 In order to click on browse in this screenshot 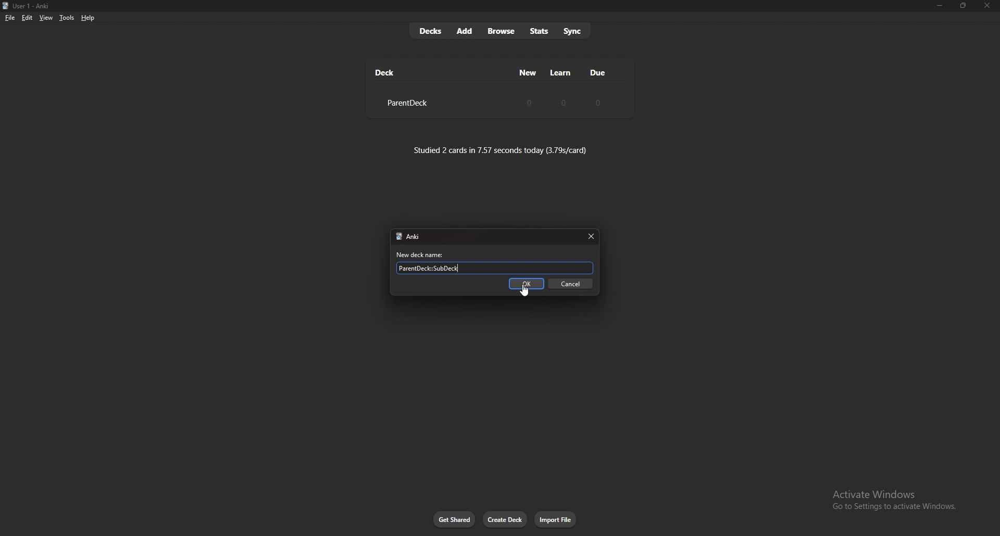, I will do `click(503, 32)`.